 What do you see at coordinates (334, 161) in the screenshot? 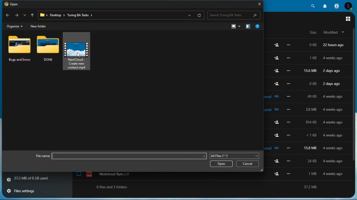
I see `4 weeks ago` at bounding box center [334, 161].